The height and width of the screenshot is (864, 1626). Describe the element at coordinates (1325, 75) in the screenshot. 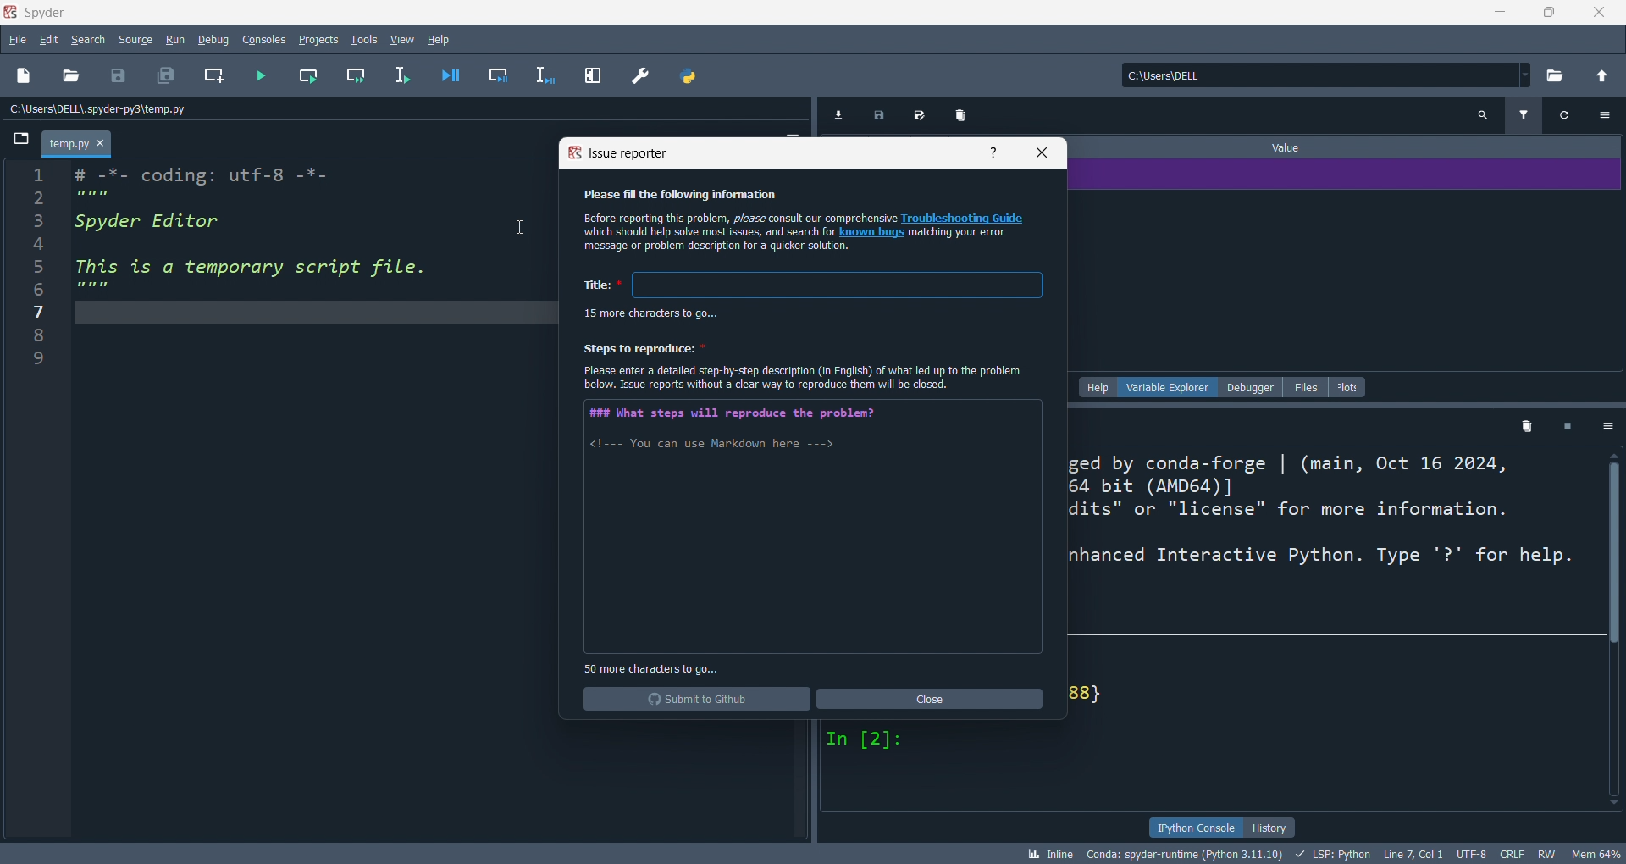

I see `current directory` at that location.